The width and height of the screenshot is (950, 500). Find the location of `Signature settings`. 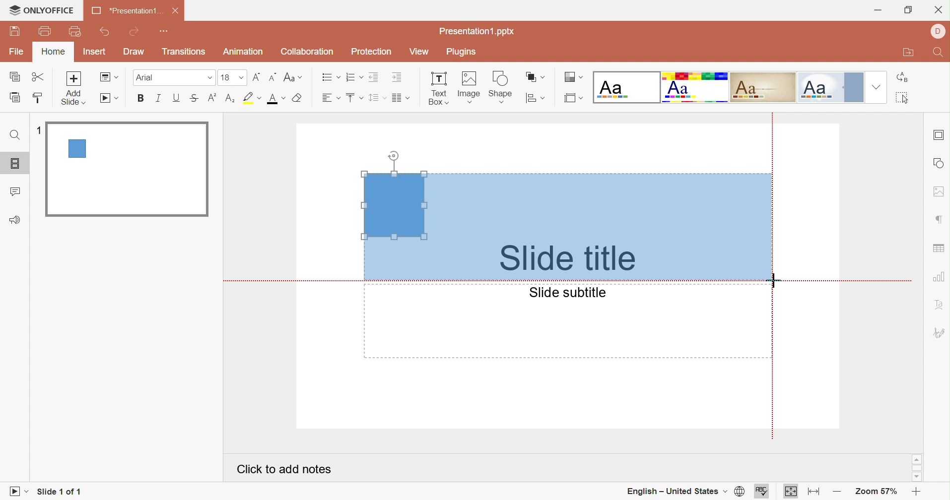

Signature settings is located at coordinates (939, 334).